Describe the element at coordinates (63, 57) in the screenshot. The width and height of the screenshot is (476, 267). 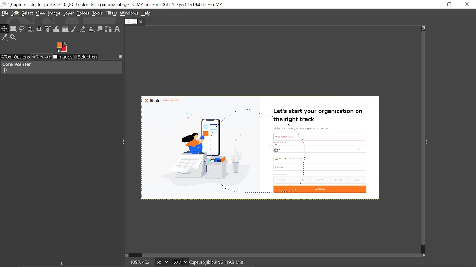
I see `images` at that location.